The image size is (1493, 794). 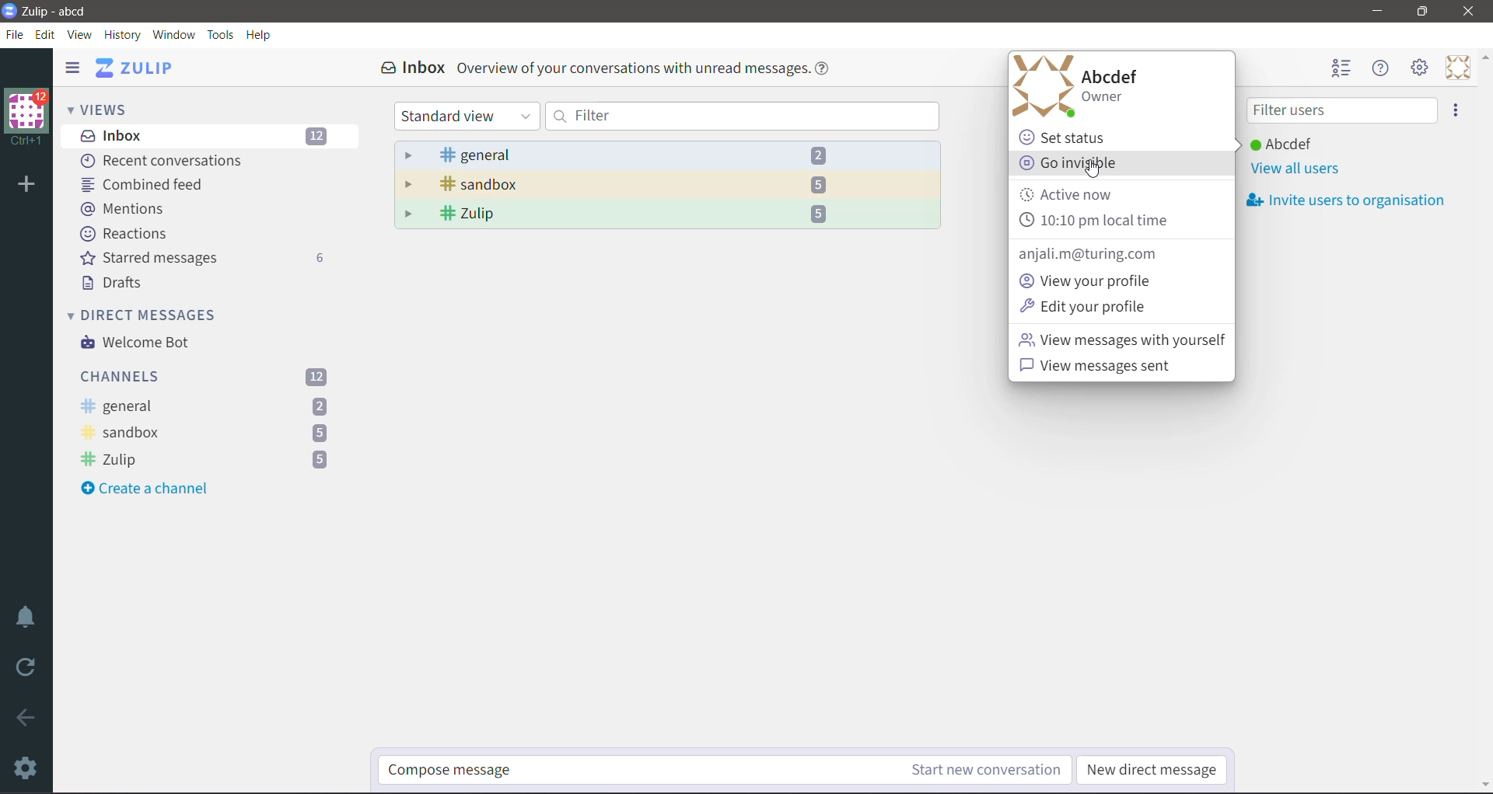 I want to click on Compose message             , so click(x=594, y=771).